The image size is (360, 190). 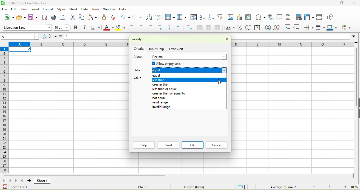 What do you see at coordinates (9, 17) in the screenshot?
I see `new` at bounding box center [9, 17].